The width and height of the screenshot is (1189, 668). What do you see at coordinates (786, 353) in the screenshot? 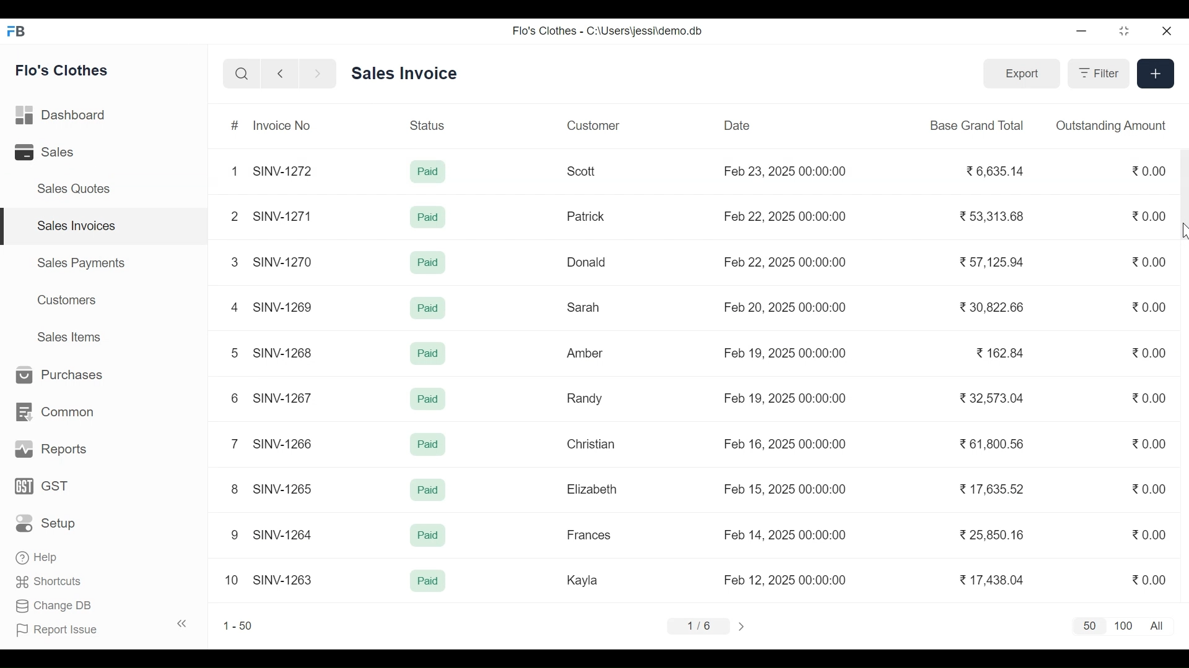
I see `Feb 19, 2025 00:00:00` at bounding box center [786, 353].